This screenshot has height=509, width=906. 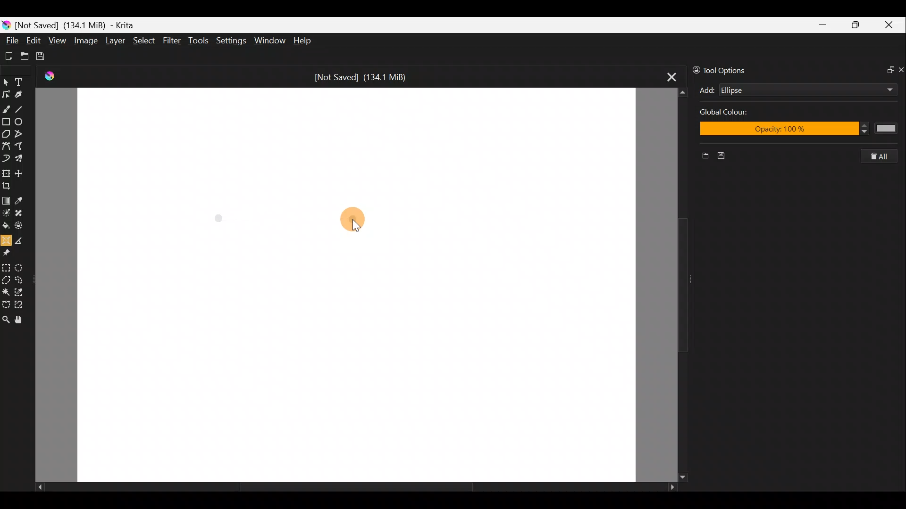 I want to click on Magnetic curve selection tool, so click(x=23, y=304).